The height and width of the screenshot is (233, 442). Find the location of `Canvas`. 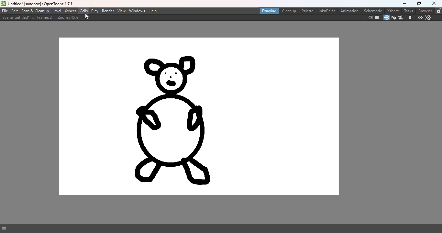

Canvas is located at coordinates (199, 118).